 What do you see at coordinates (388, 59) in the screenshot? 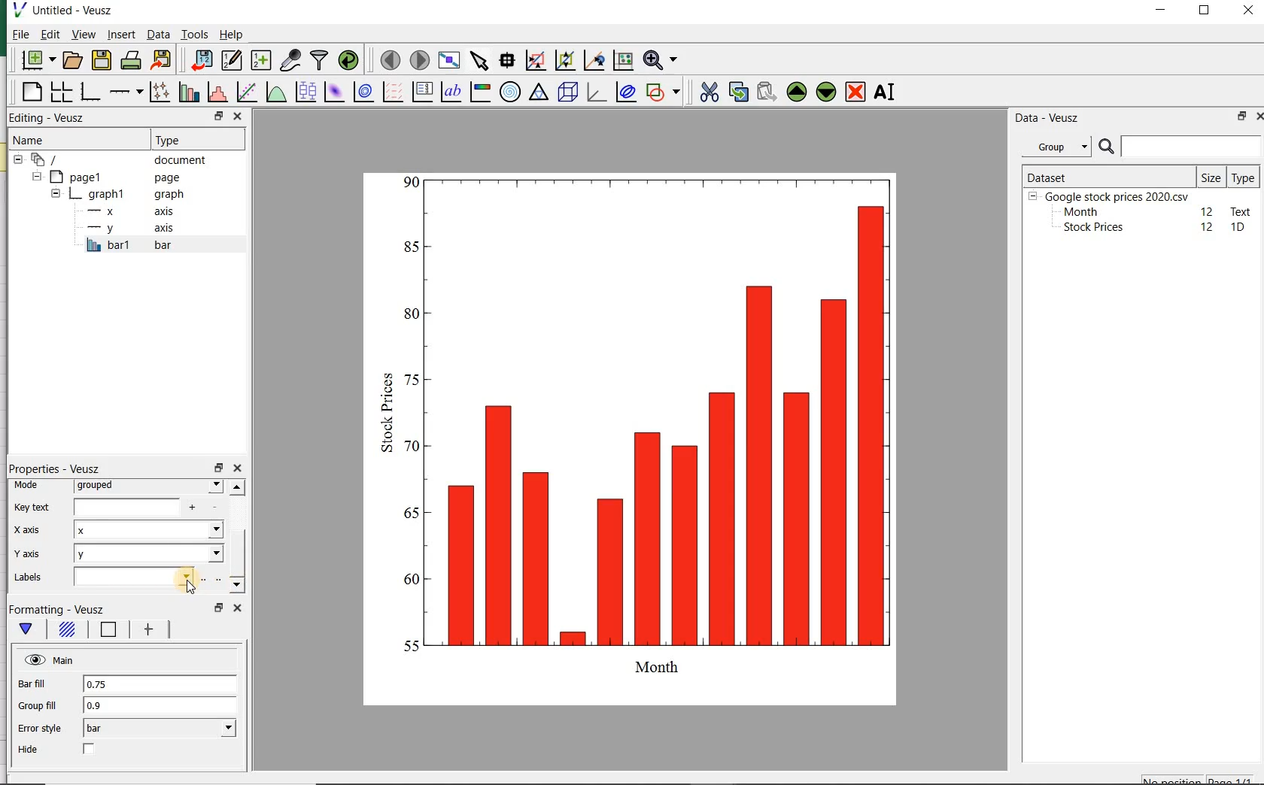
I see `move to the previous page` at bounding box center [388, 59].